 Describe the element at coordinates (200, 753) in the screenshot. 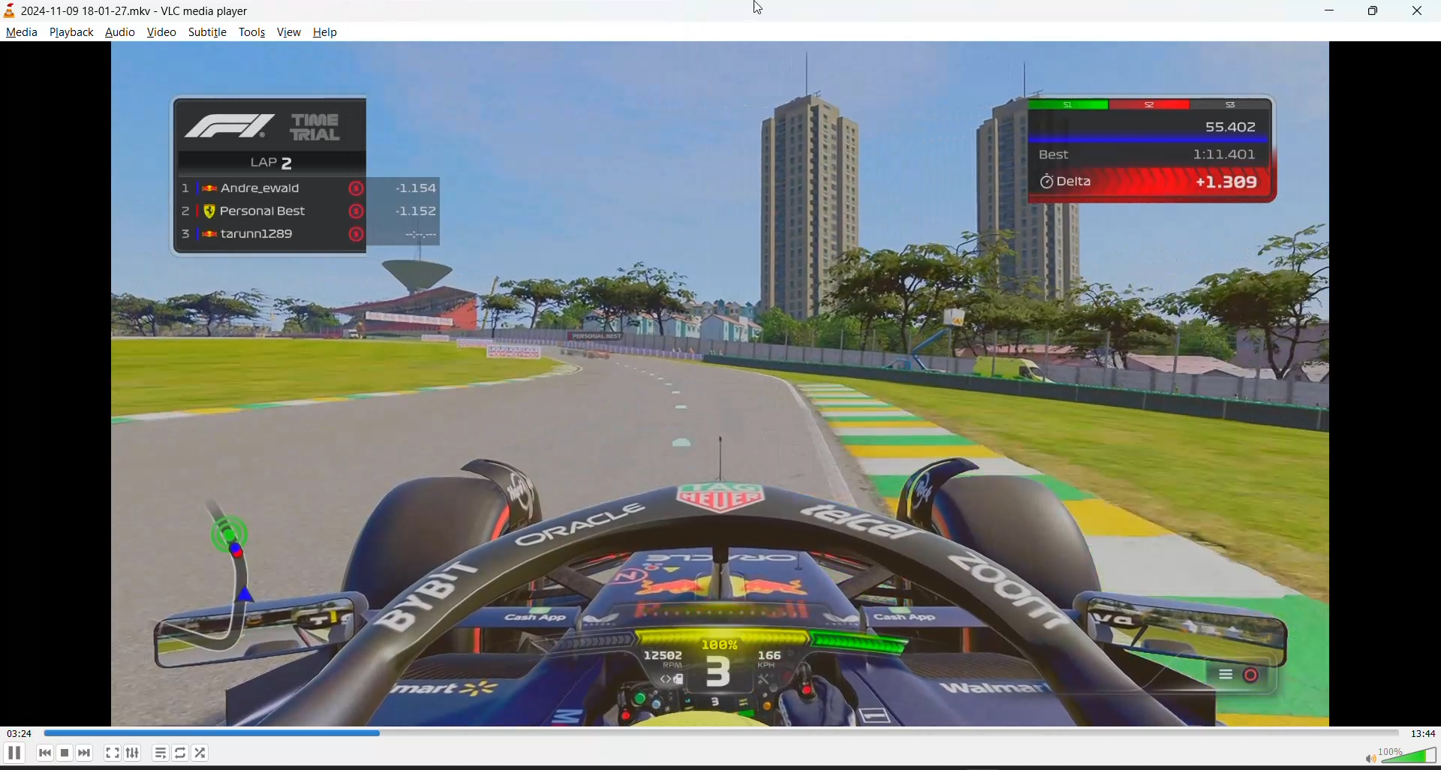

I see `loop` at that location.